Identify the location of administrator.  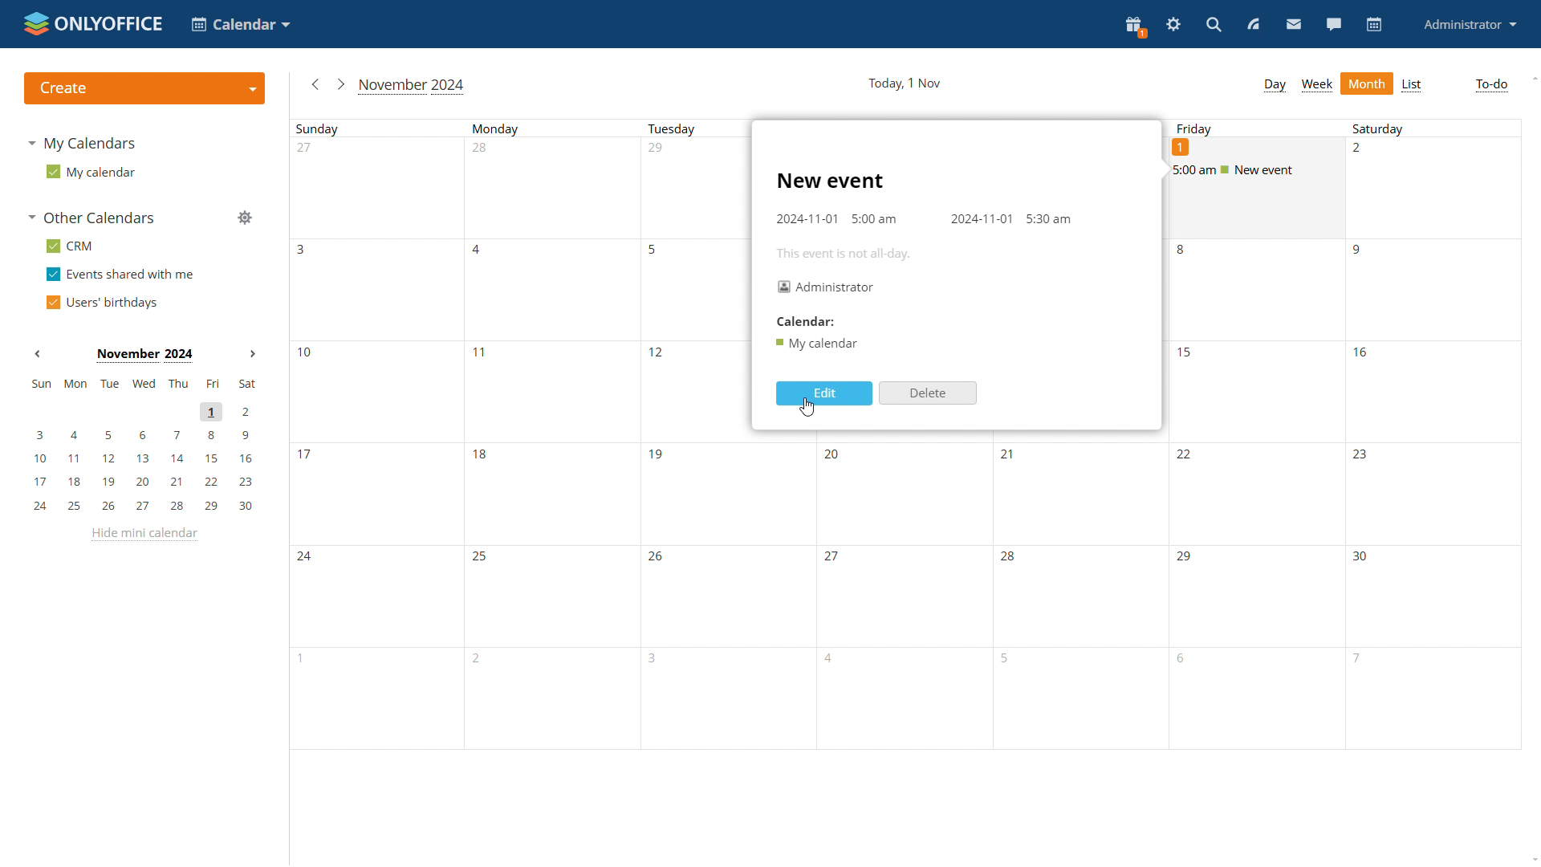
(1468, 26).